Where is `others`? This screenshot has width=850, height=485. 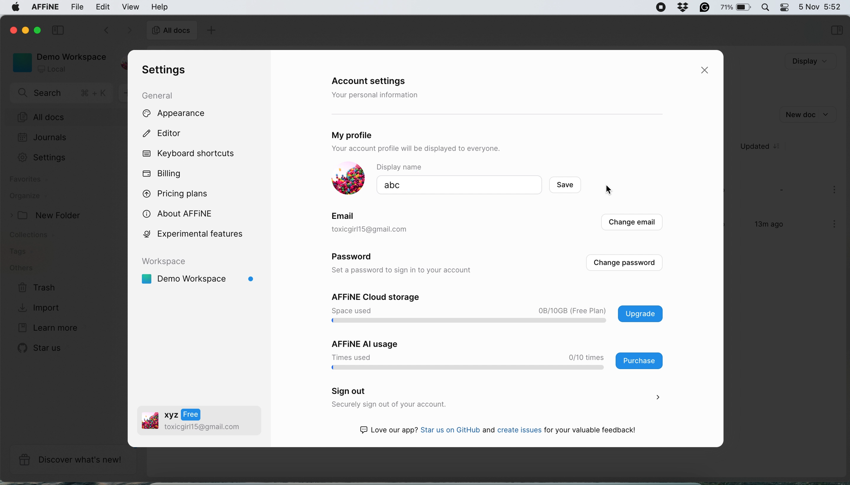 others is located at coordinates (21, 268).